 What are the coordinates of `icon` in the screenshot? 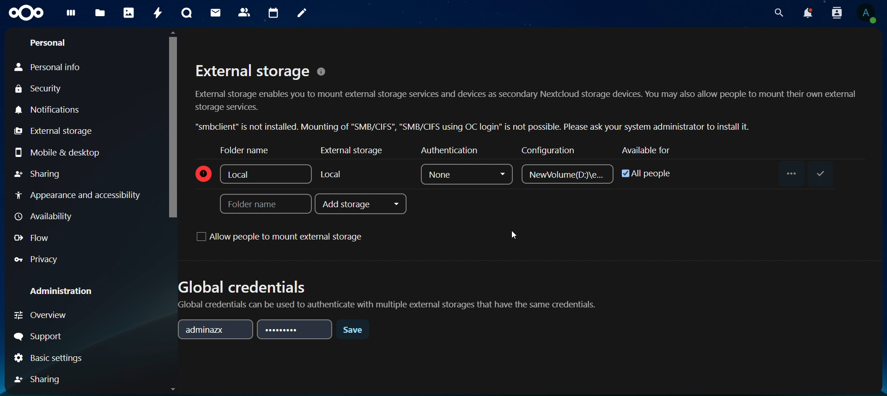 It's located at (203, 174).